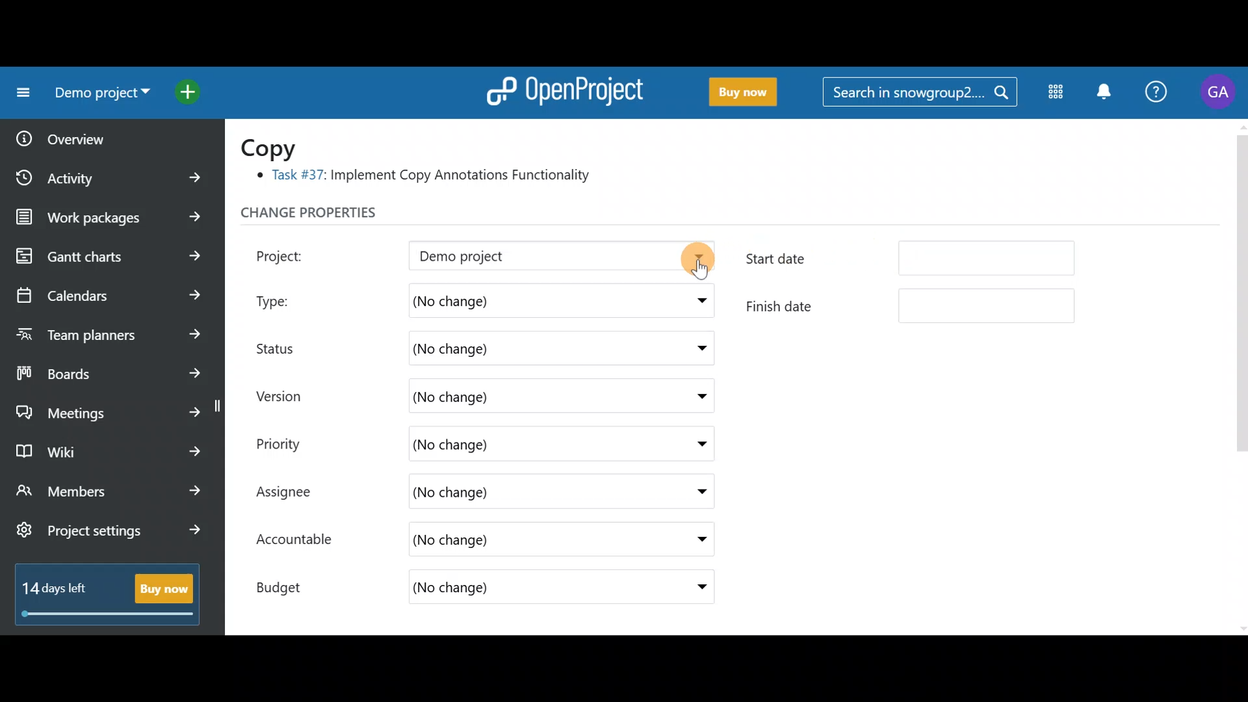 The height and width of the screenshot is (702, 1248). Describe the element at coordinates (97, 96) in the screenshot. I see `Demo project` at that location.